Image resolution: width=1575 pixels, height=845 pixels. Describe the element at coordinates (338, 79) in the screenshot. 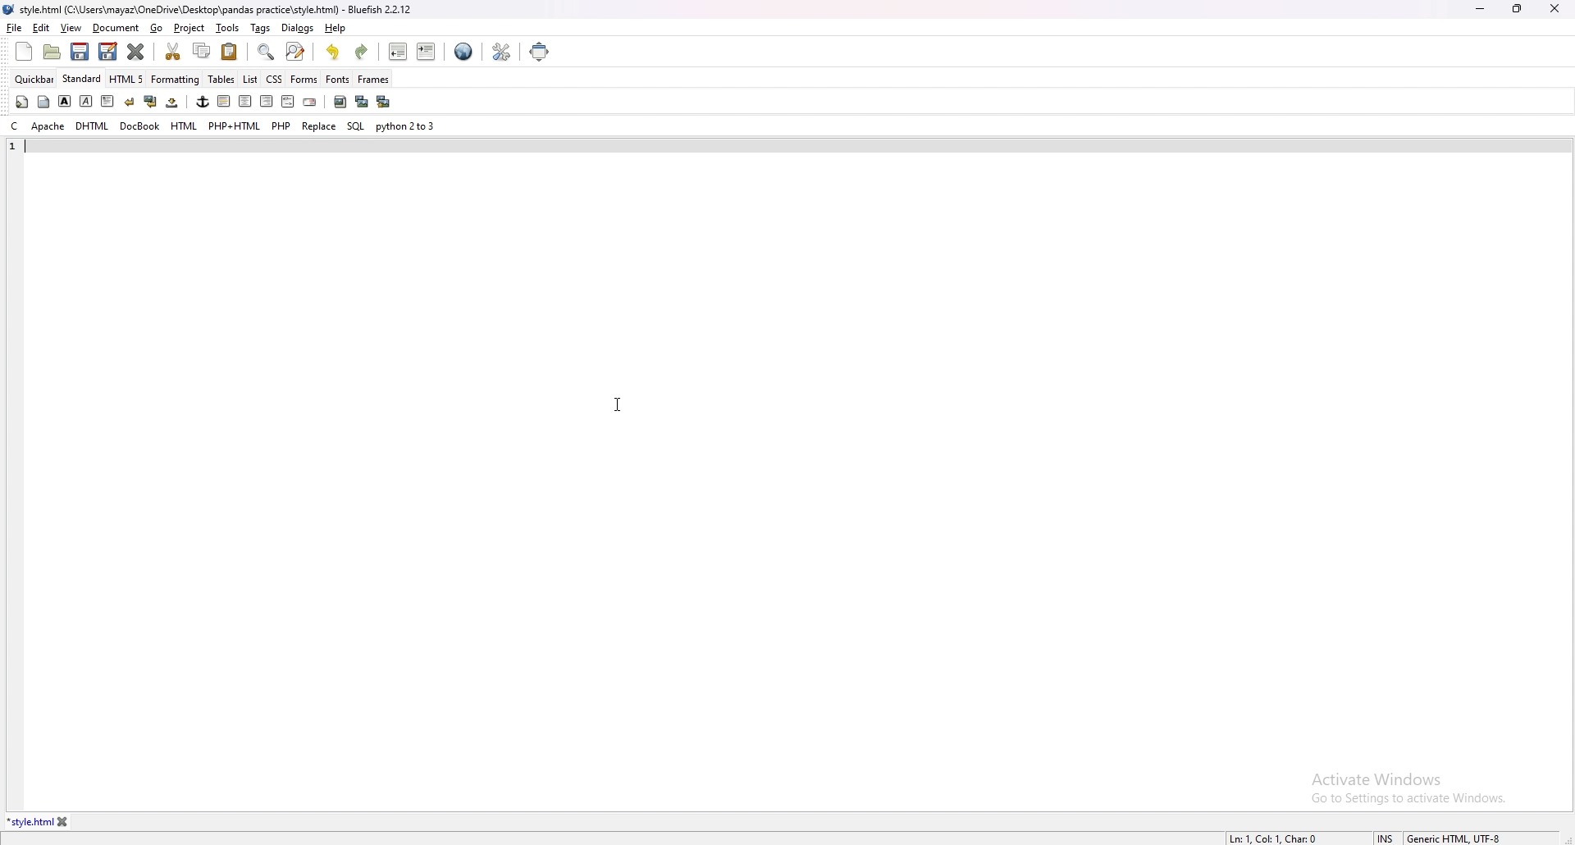

I see `fonts` at that location.